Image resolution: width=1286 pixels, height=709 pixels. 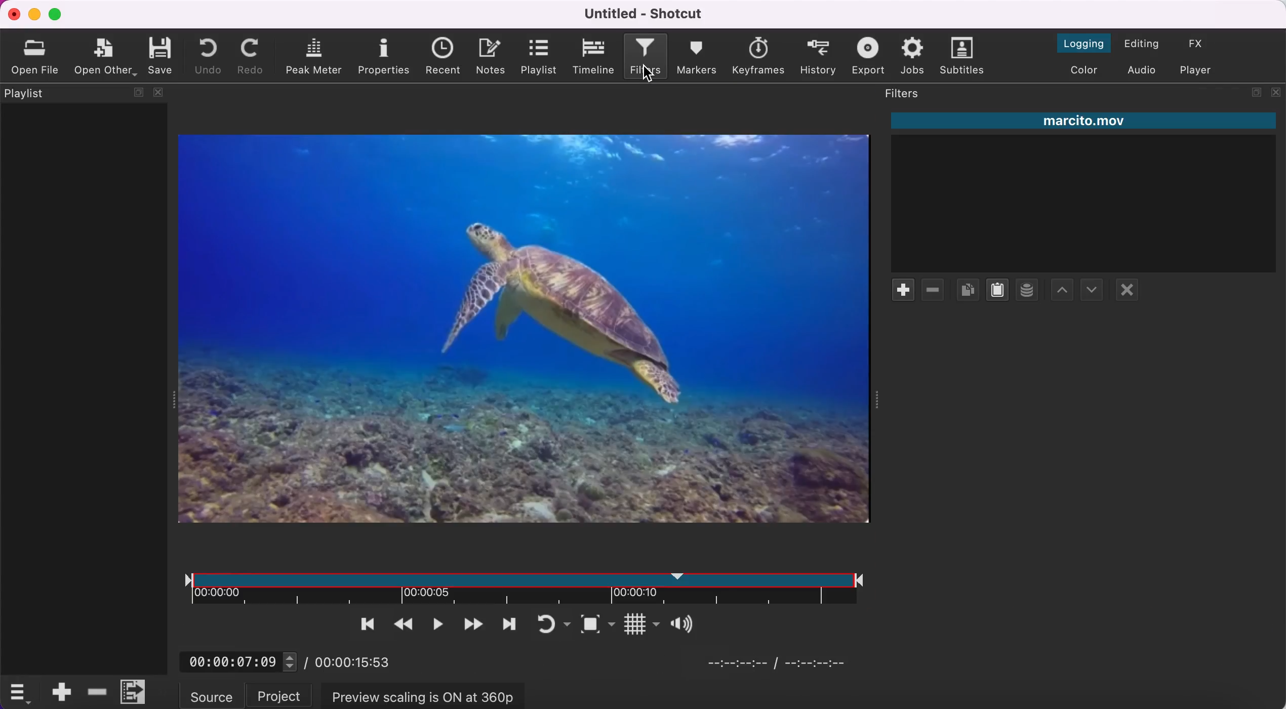 I want to click on 00:00:15:53, so click(x=358, y=660).